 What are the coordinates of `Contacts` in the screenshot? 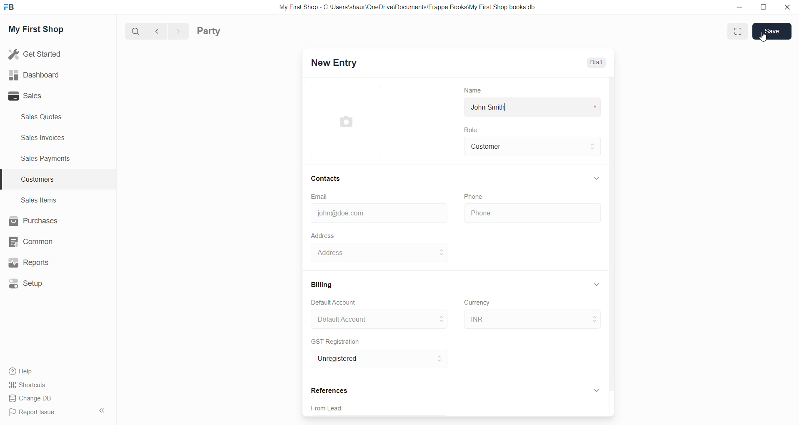 It's located at (327, 178).